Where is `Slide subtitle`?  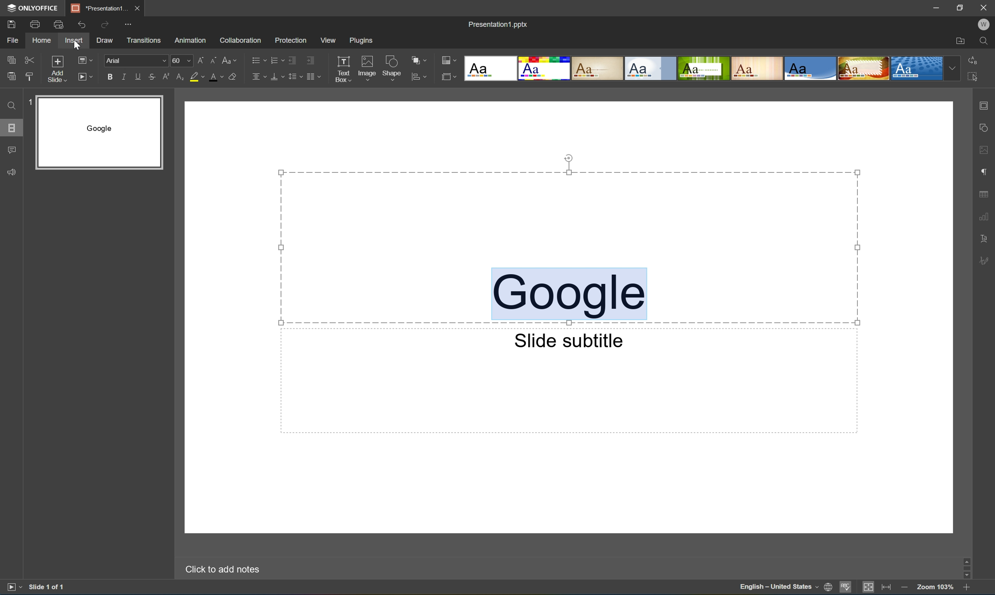
Slide subtitle is located at coordinates (569, 340).